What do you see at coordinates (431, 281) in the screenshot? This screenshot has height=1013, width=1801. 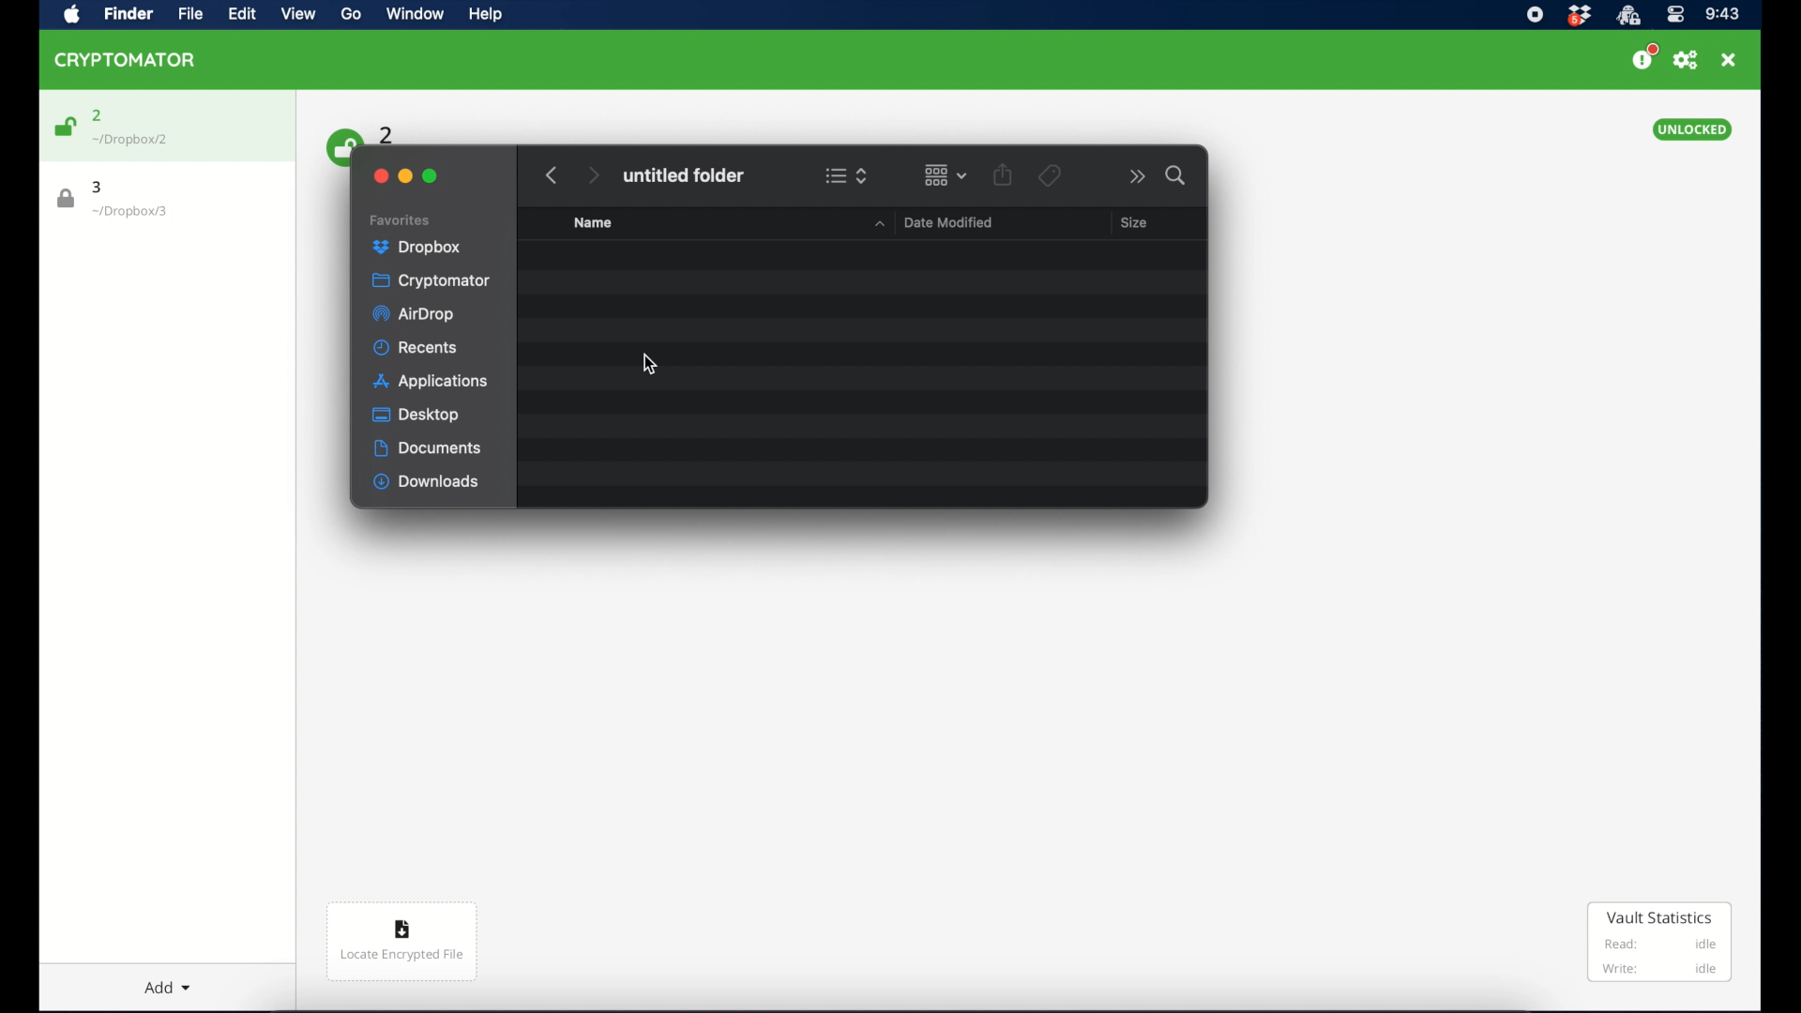 I see `cryptomator` at bounding box center [431, 281].